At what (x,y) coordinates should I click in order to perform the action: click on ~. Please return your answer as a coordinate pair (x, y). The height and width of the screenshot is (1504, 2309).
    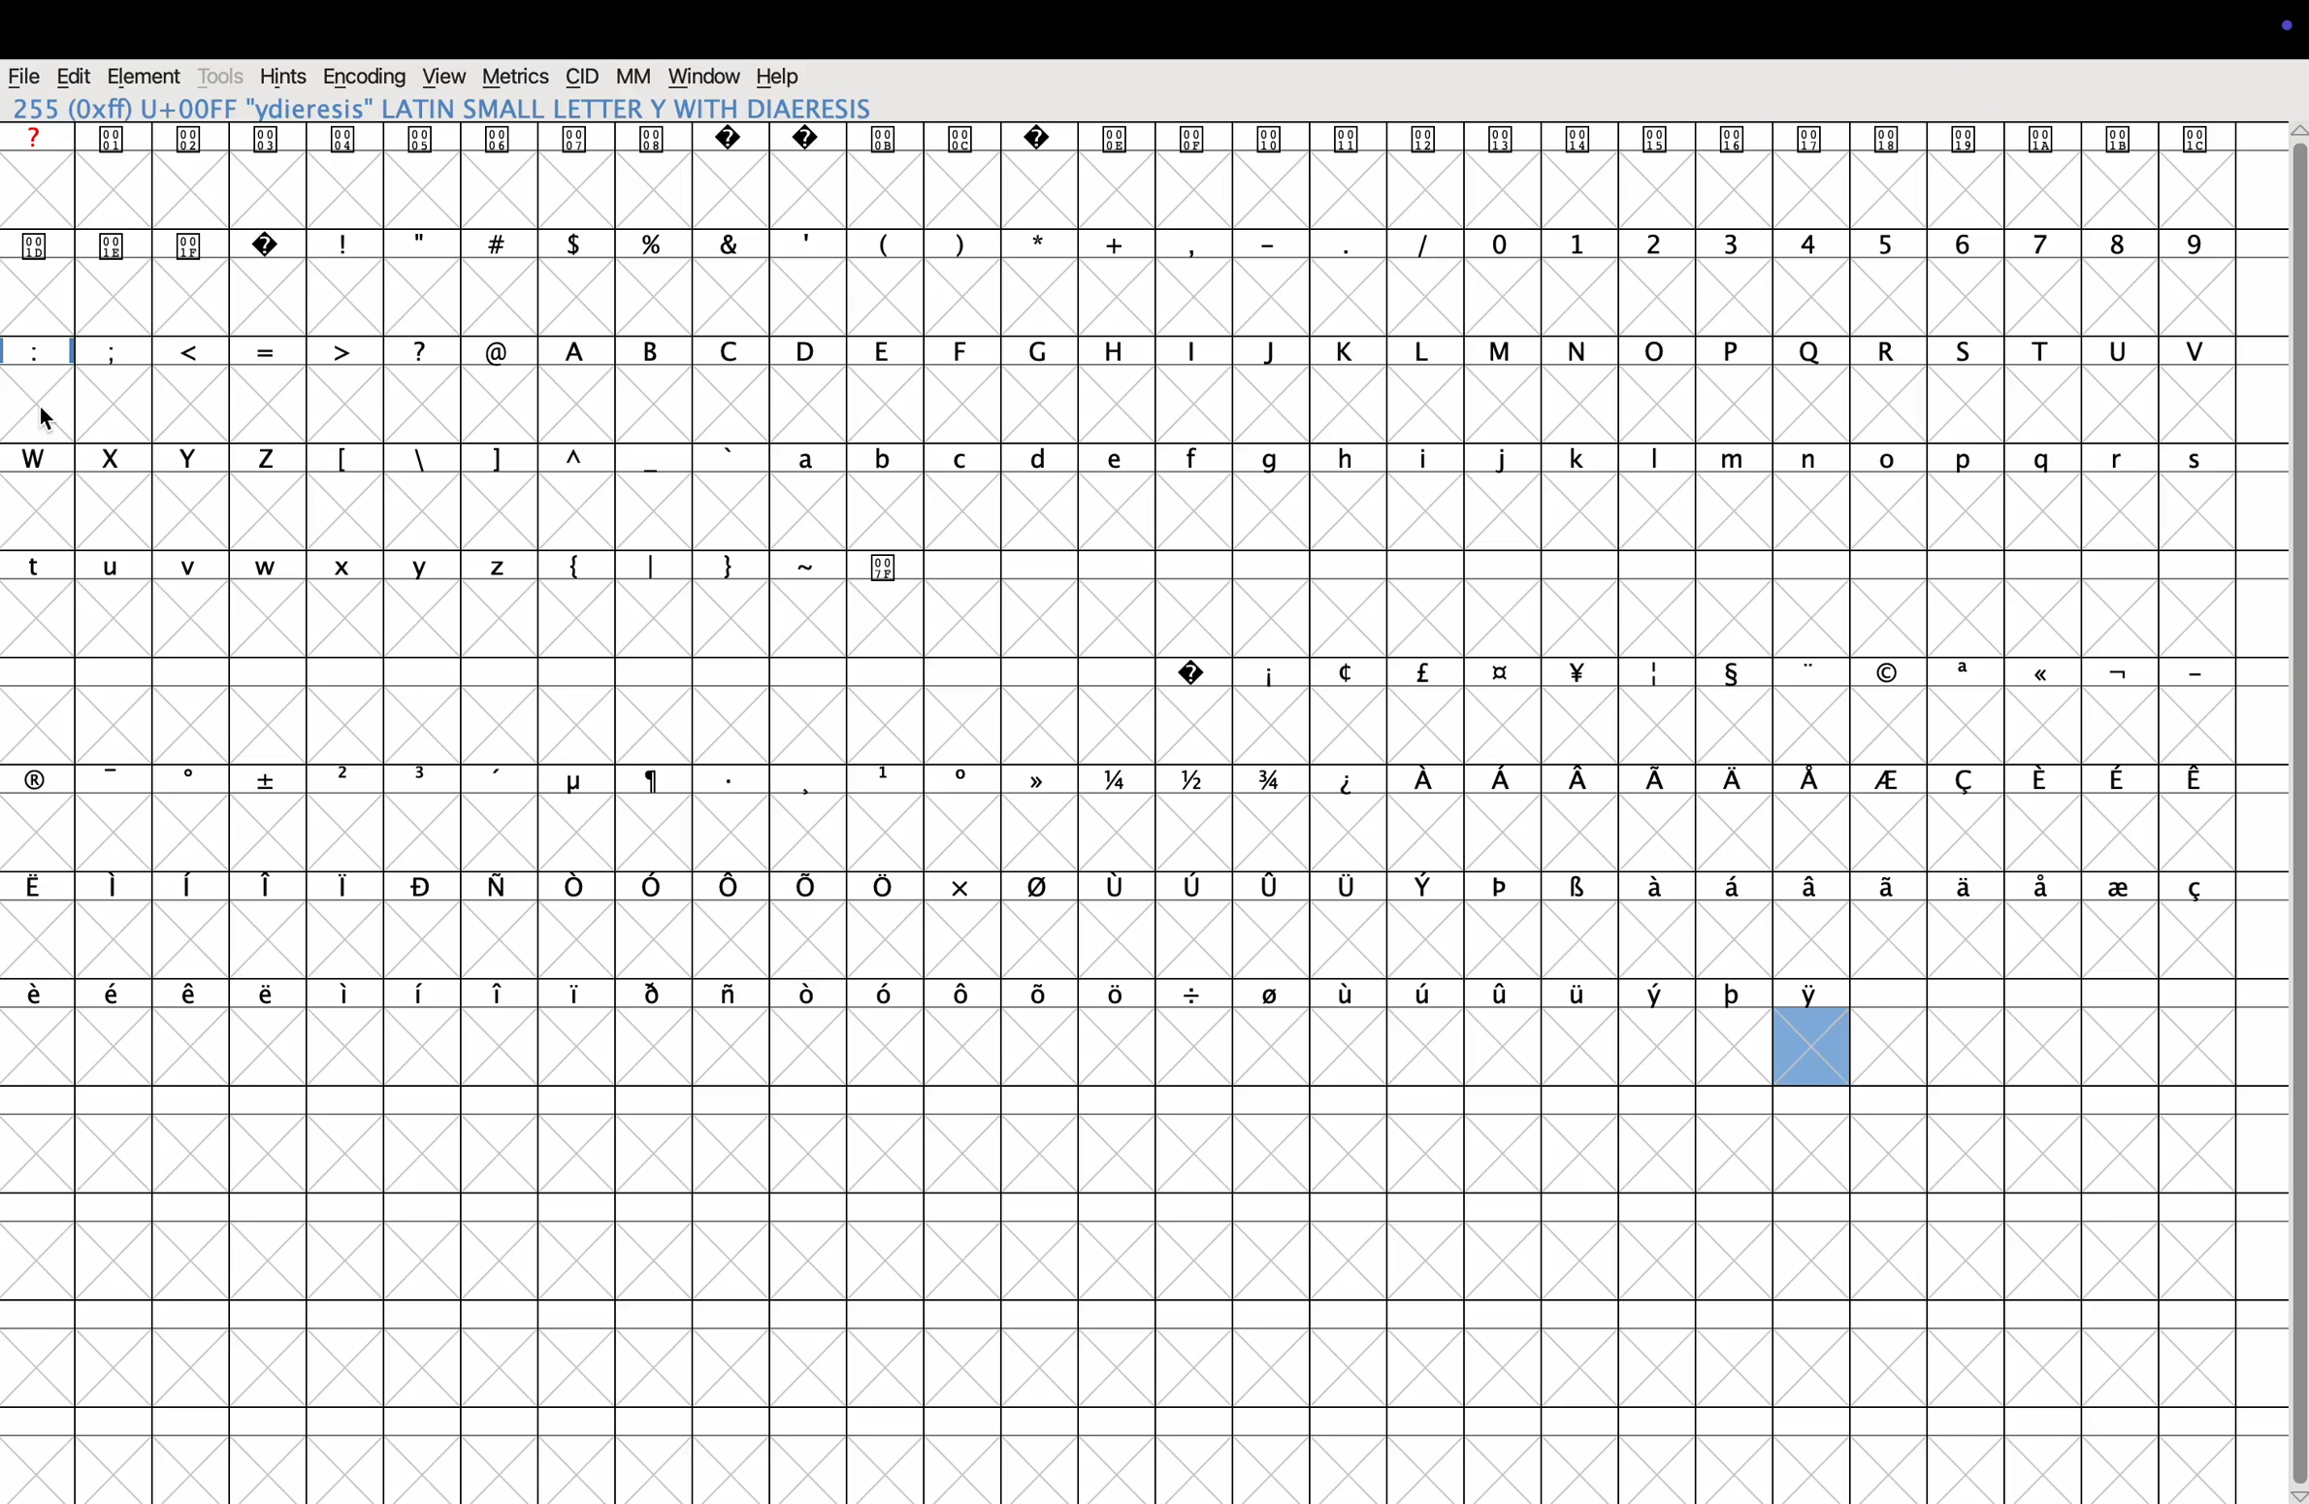
    Looking at the image, I should click on (814, 605).